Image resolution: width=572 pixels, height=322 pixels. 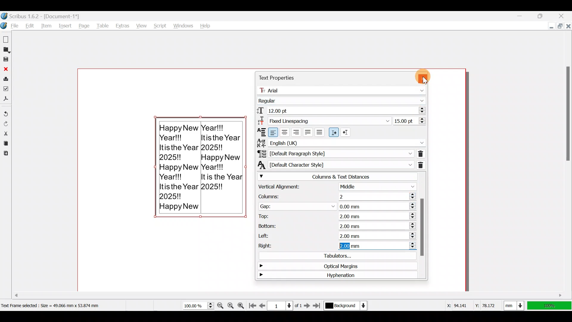 I want to click on Text properties, so click(x=276, y=78).